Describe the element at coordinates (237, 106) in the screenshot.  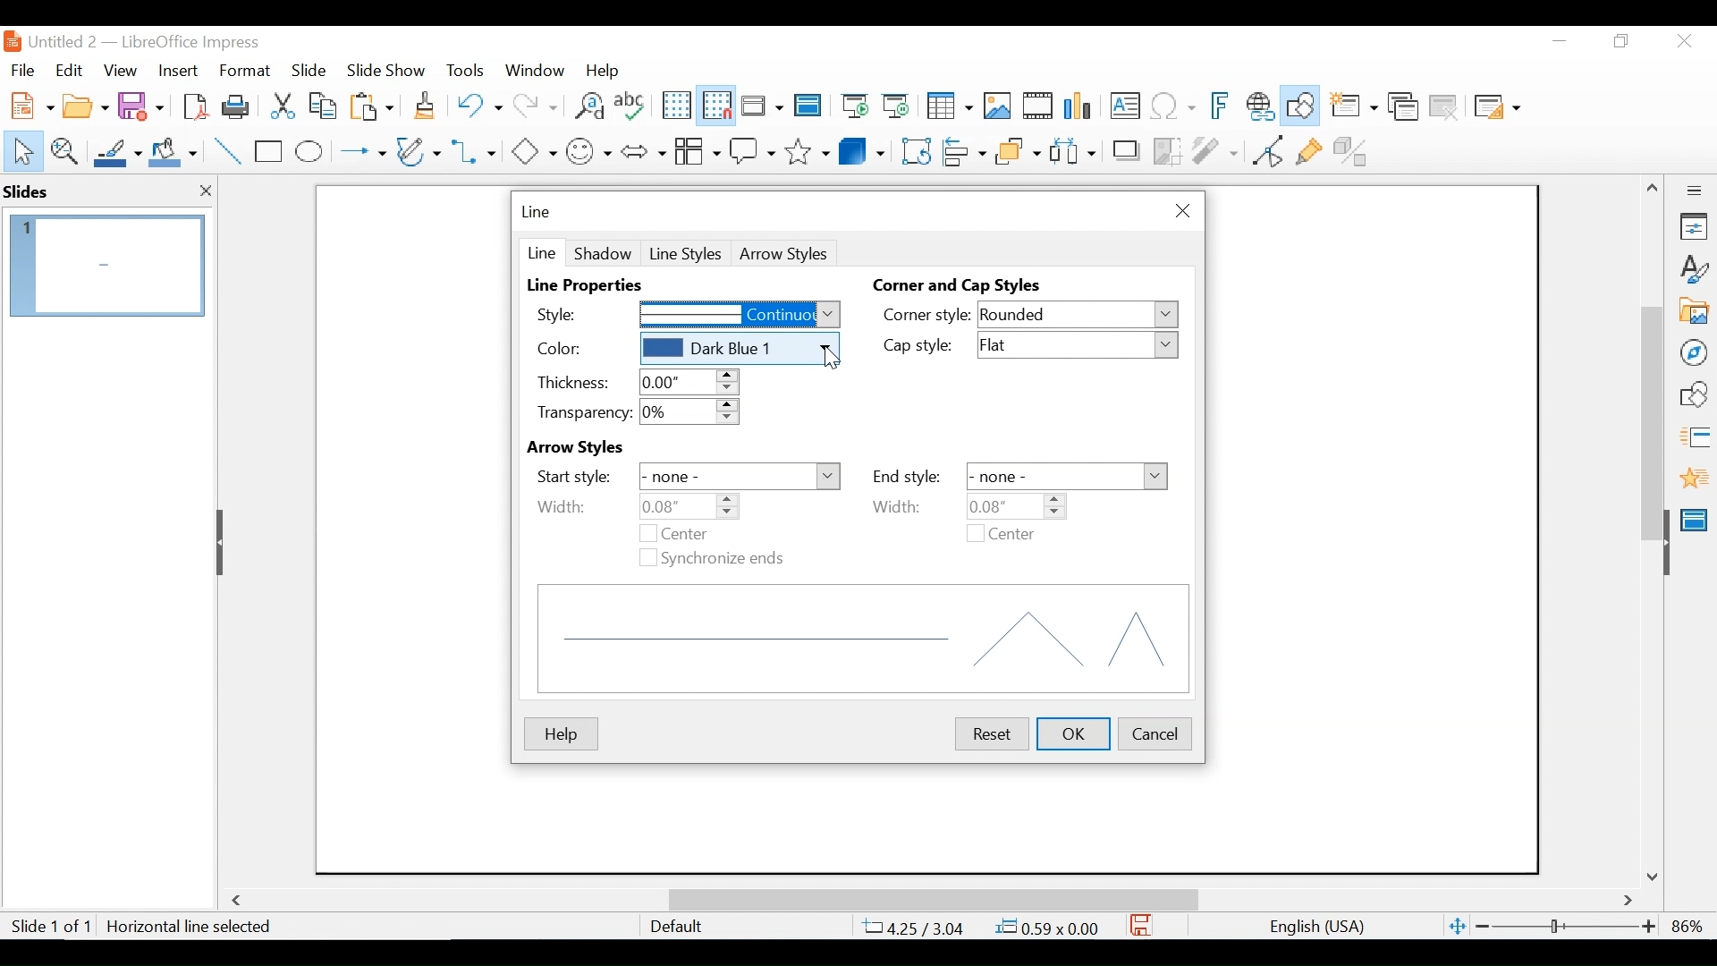
I see `Print` at that location.